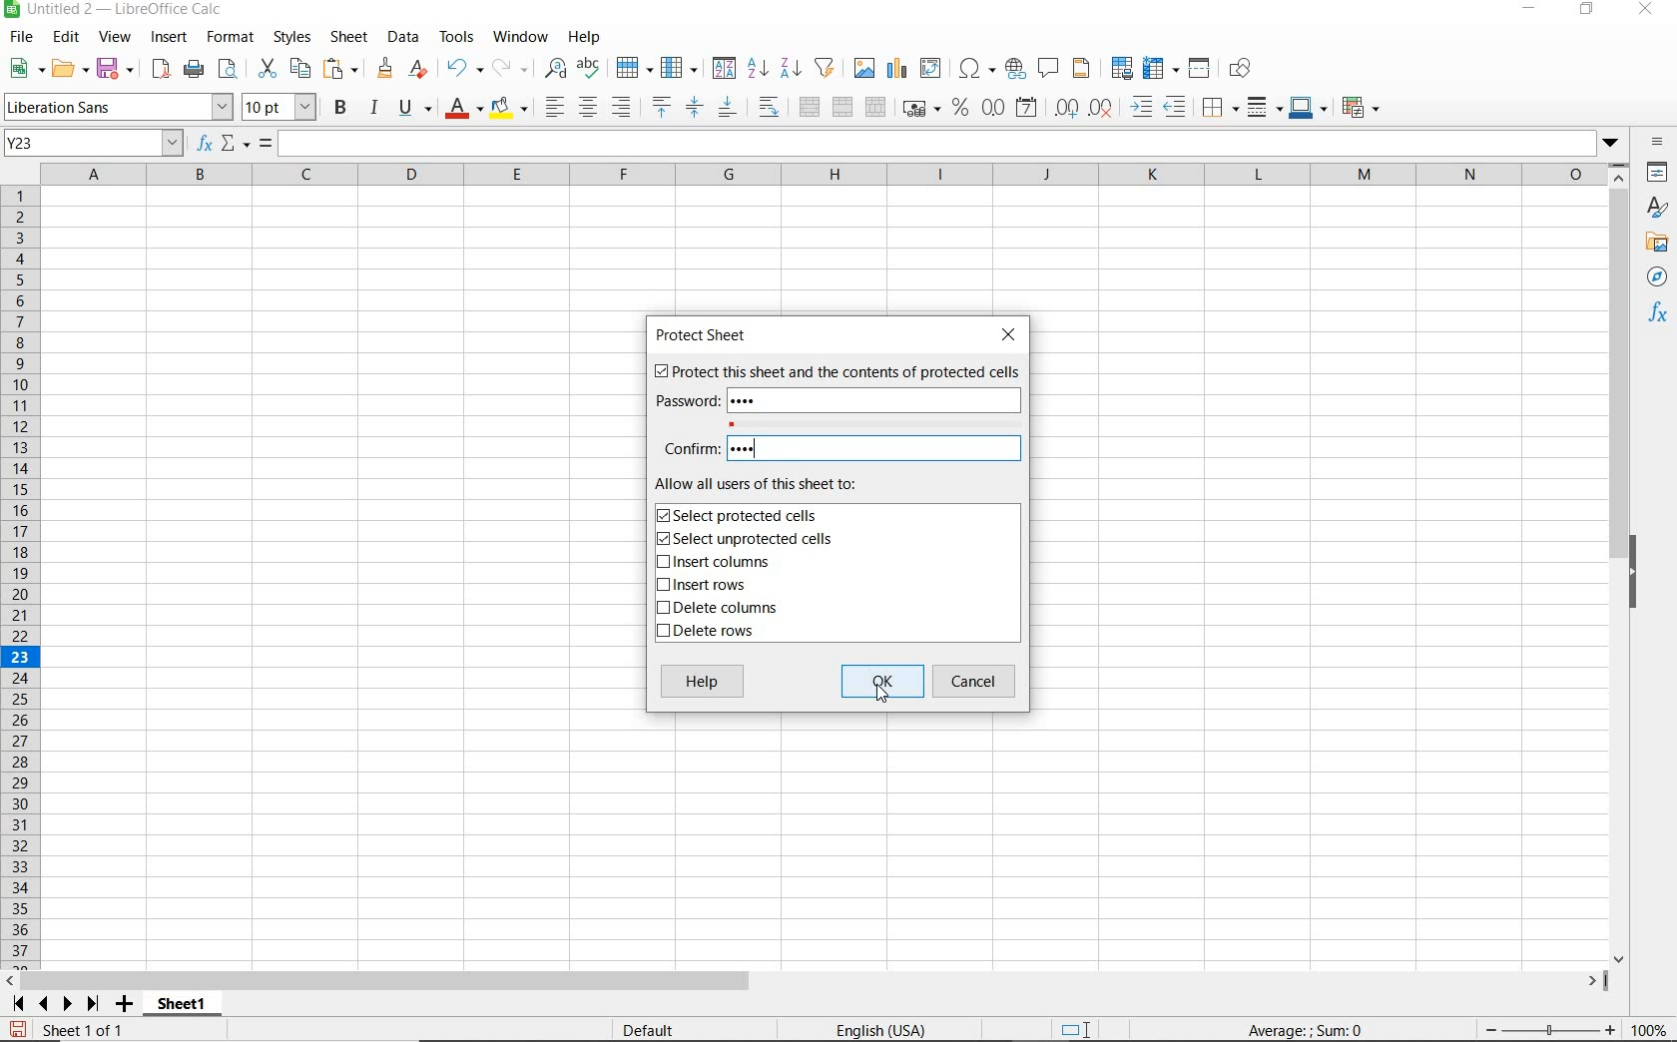  Describe the element at coordinates (1657, 241) in the screenshot. I see `gallery` at that location.